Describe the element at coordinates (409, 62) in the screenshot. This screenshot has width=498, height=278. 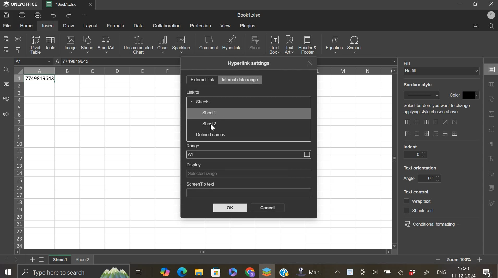
I see `text` at that location.